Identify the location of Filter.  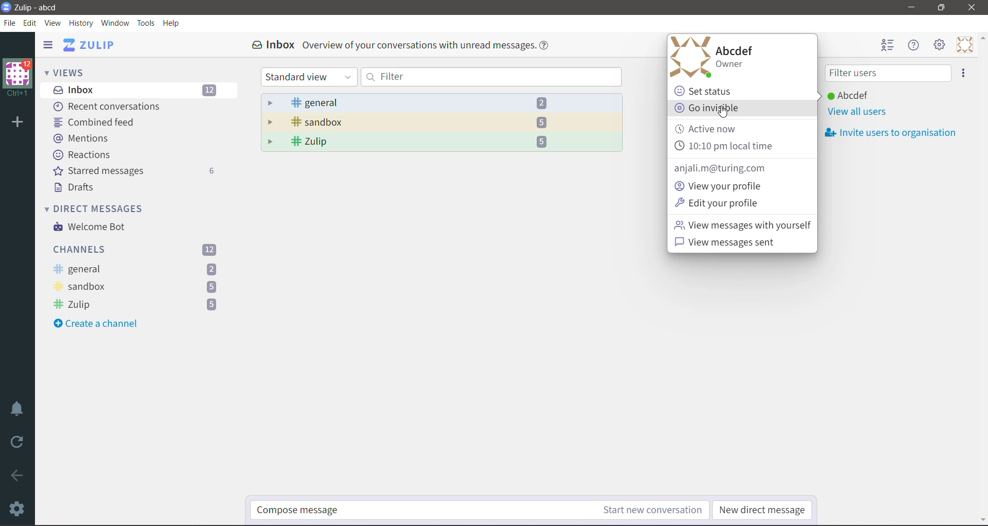
(493, 77).